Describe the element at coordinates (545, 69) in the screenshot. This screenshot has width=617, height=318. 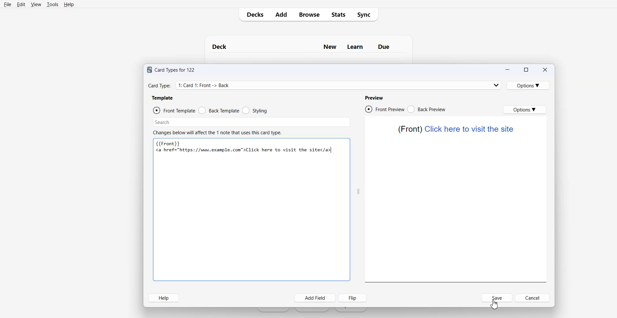
I see `Close` at that location.